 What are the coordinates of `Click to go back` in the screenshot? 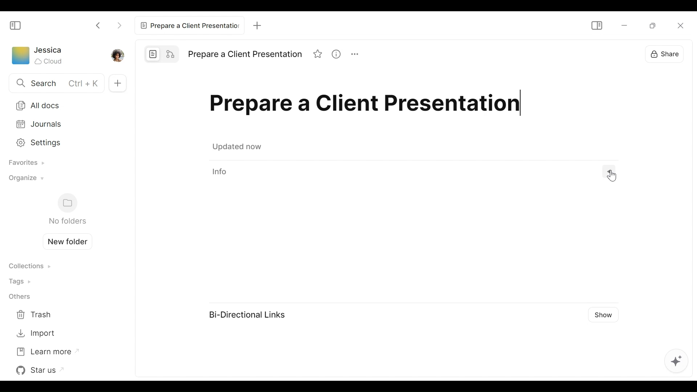 It's located at (99, 25).